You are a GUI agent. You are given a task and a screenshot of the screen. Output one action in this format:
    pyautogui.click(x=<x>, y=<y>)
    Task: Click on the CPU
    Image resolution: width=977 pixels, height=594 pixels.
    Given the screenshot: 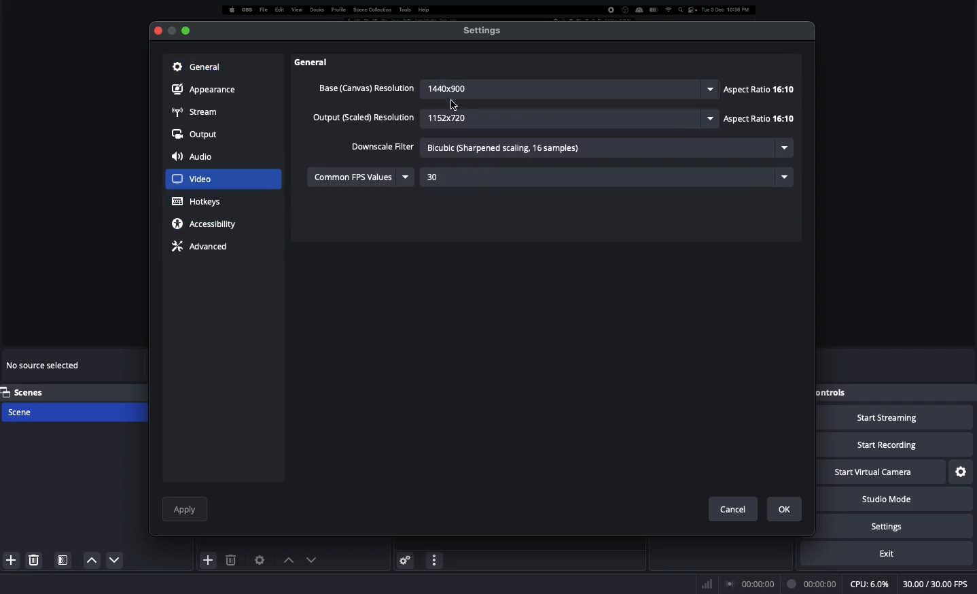 What is the action you would take?
    pyautogui.click(x=869, y=584)
    